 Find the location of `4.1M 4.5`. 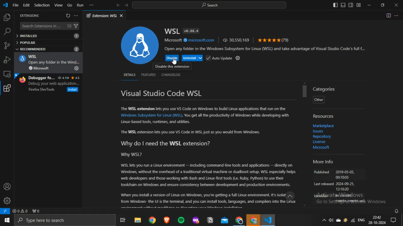

4.1M 4.5 is located at coordinates (69, 78).